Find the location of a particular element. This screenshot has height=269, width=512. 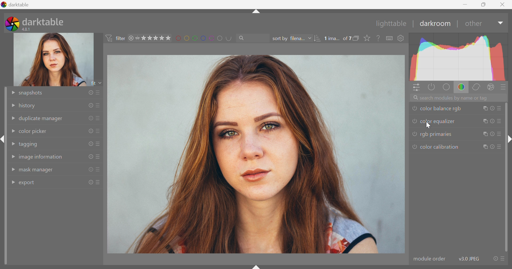

| is located at coordinates (457, 24).